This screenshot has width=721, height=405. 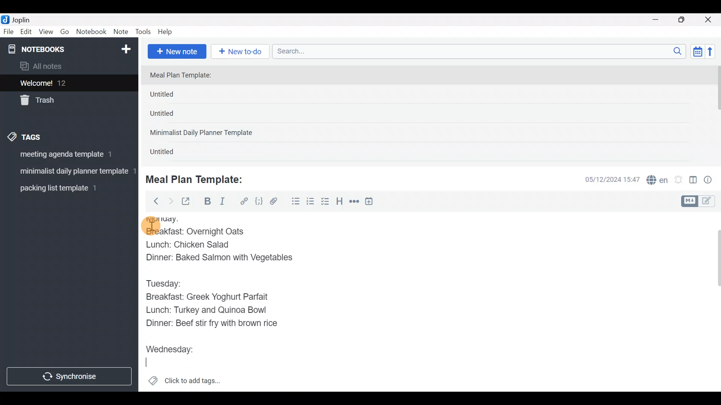 I want to click on Edit, so click(x=26, y=33).